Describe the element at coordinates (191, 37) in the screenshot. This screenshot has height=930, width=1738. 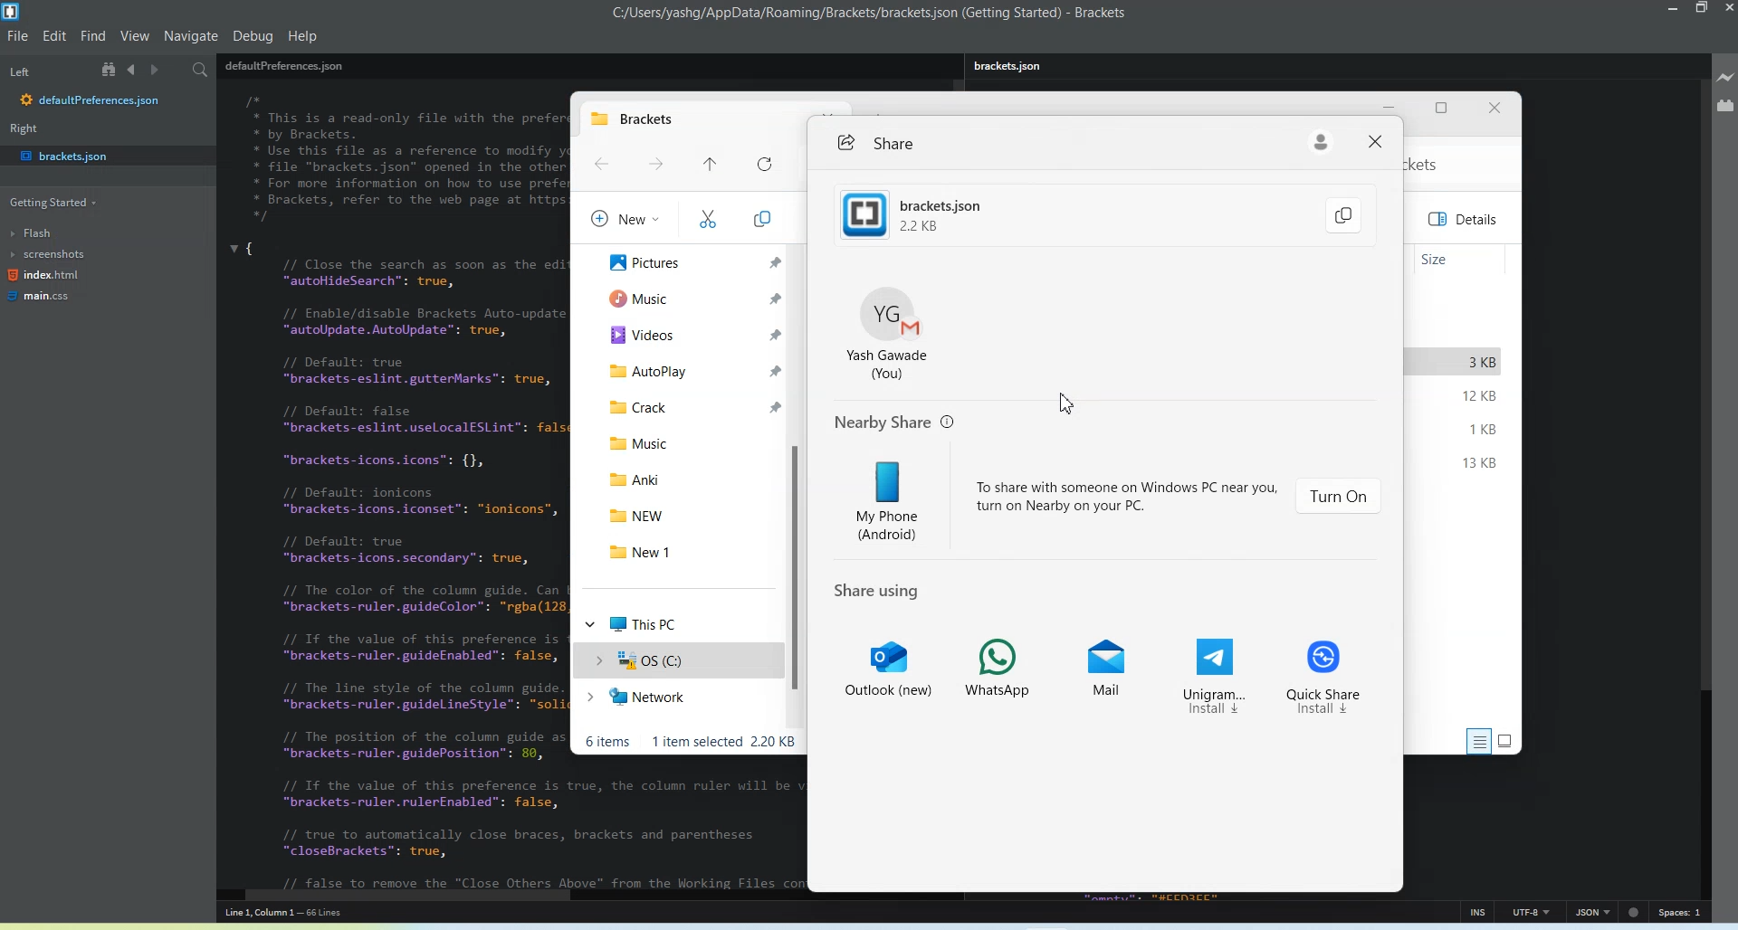
I see `Navigate` at that location.